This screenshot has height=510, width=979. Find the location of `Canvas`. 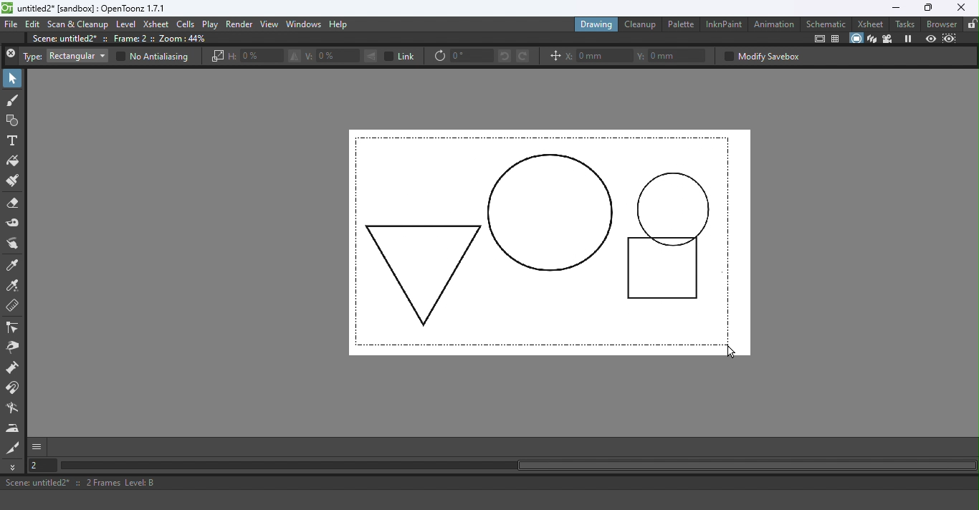

Canvas is located at coordinates (549, 243).